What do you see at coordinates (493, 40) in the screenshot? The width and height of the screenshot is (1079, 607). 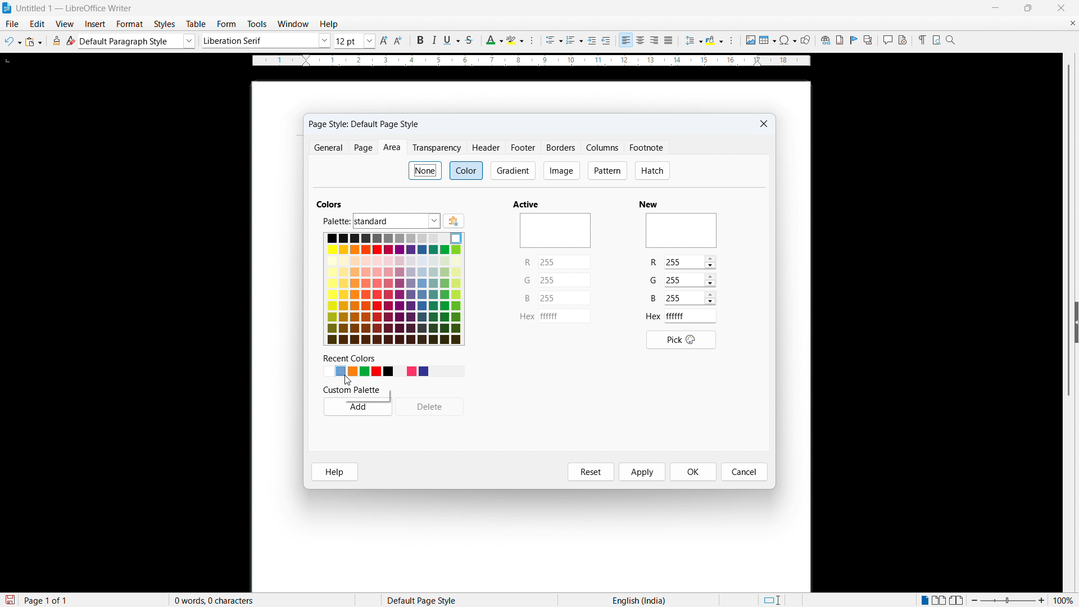 I see `Font colour ` at bounding box center [493, 40].